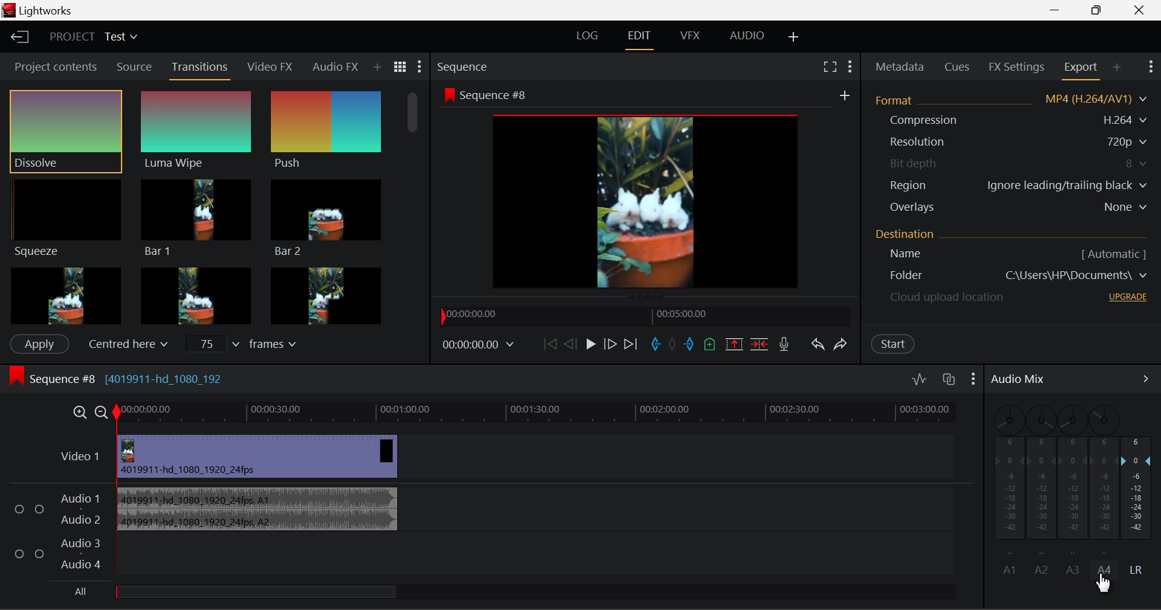  I want to click on Centered here, so click(125, 344).